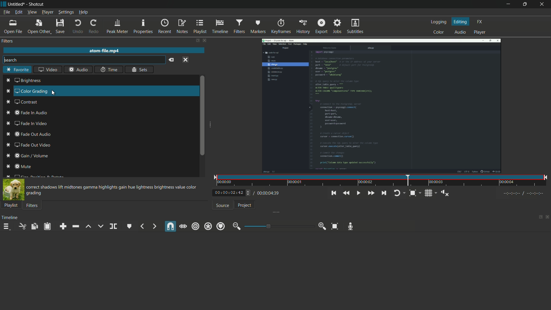 The width and height of the screenshot is (551, 310). I want to click on jobs, so click(337, 26).